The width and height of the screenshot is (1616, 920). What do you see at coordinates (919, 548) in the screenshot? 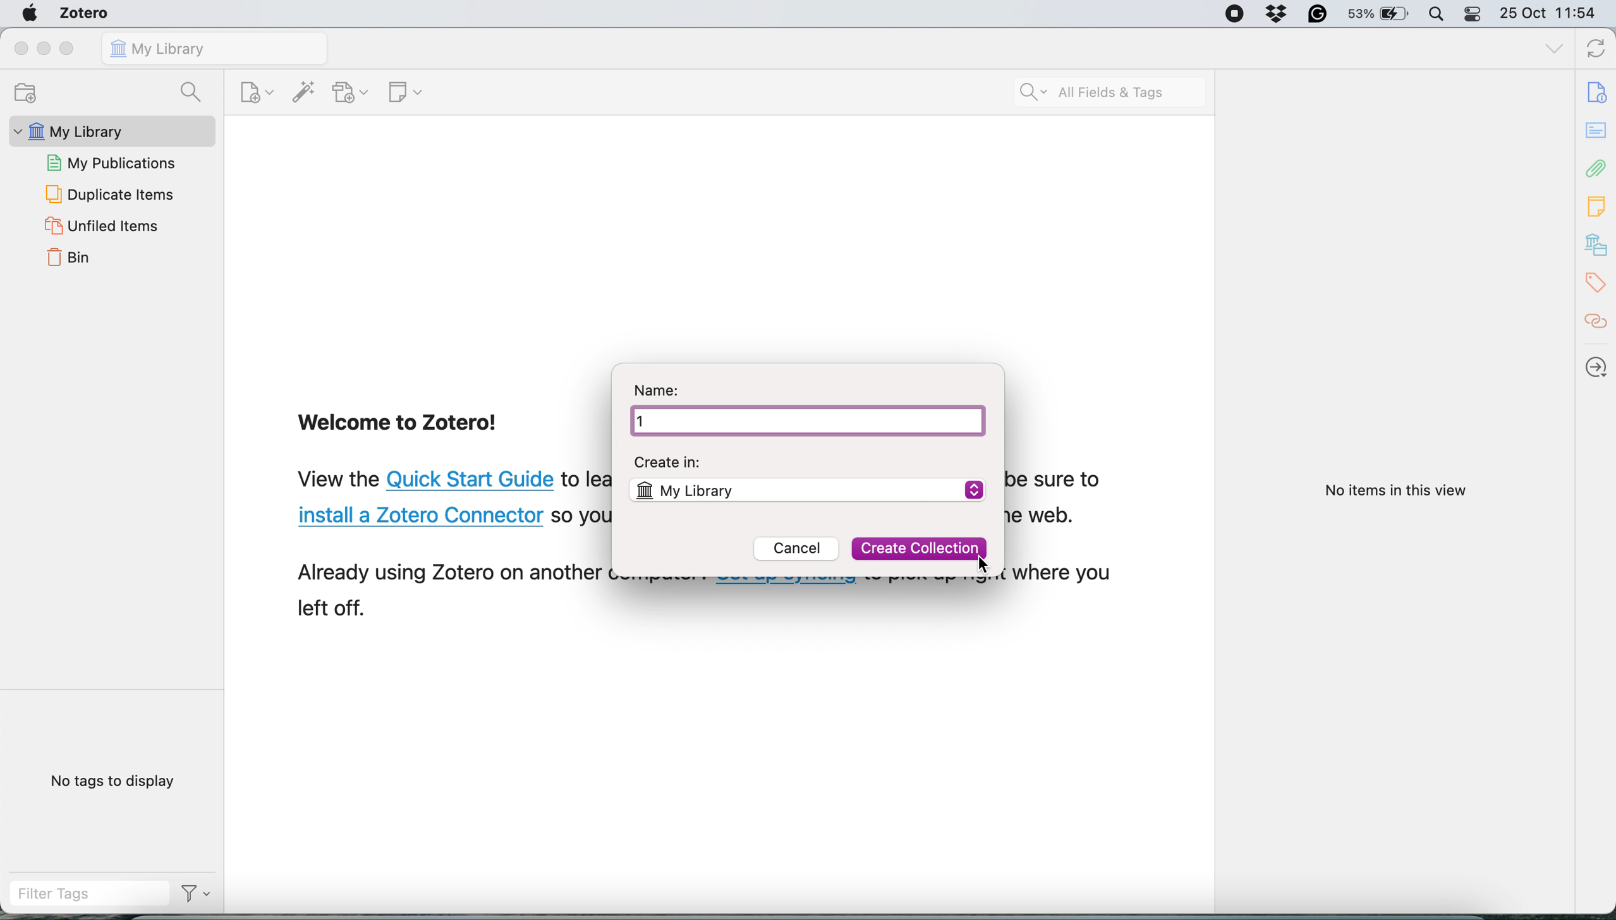
I see `Create Collection` at bounding box center [919, 548].